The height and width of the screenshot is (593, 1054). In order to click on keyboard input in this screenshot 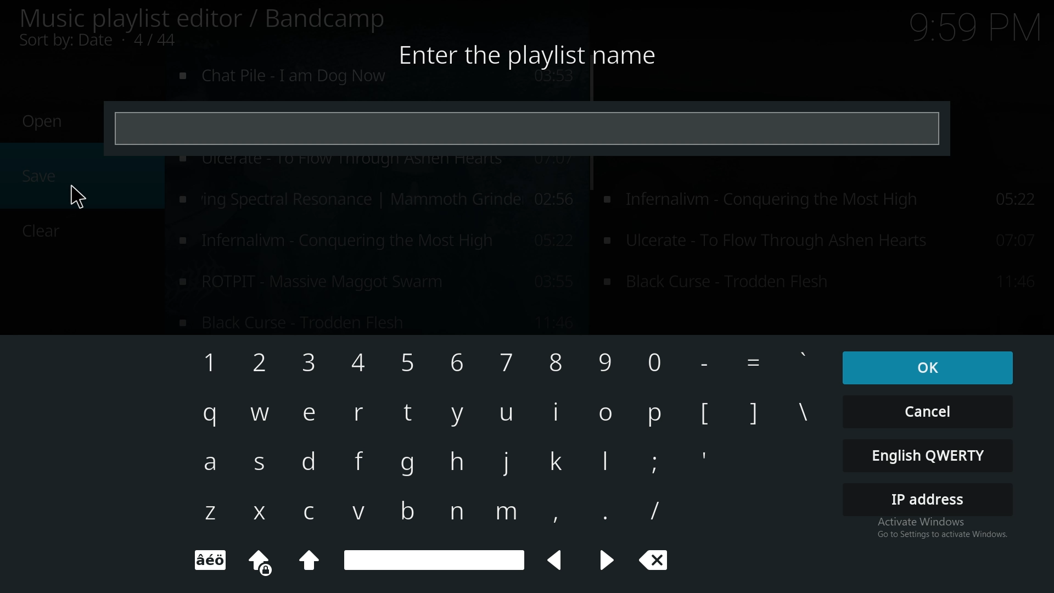, I will do `click(505, 415)`.